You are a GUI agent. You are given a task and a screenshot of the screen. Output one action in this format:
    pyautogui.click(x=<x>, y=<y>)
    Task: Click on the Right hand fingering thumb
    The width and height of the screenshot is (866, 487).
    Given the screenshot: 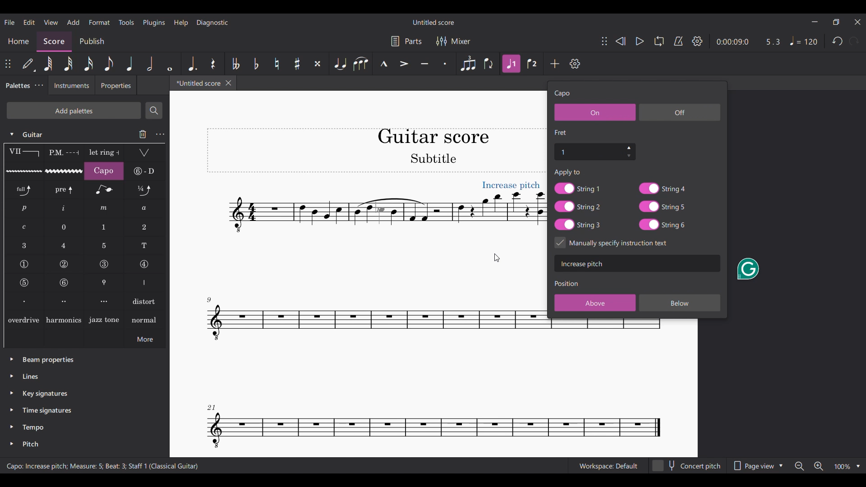 What is the action you would take?
    pyautogui.click(x=145, y=283)
    